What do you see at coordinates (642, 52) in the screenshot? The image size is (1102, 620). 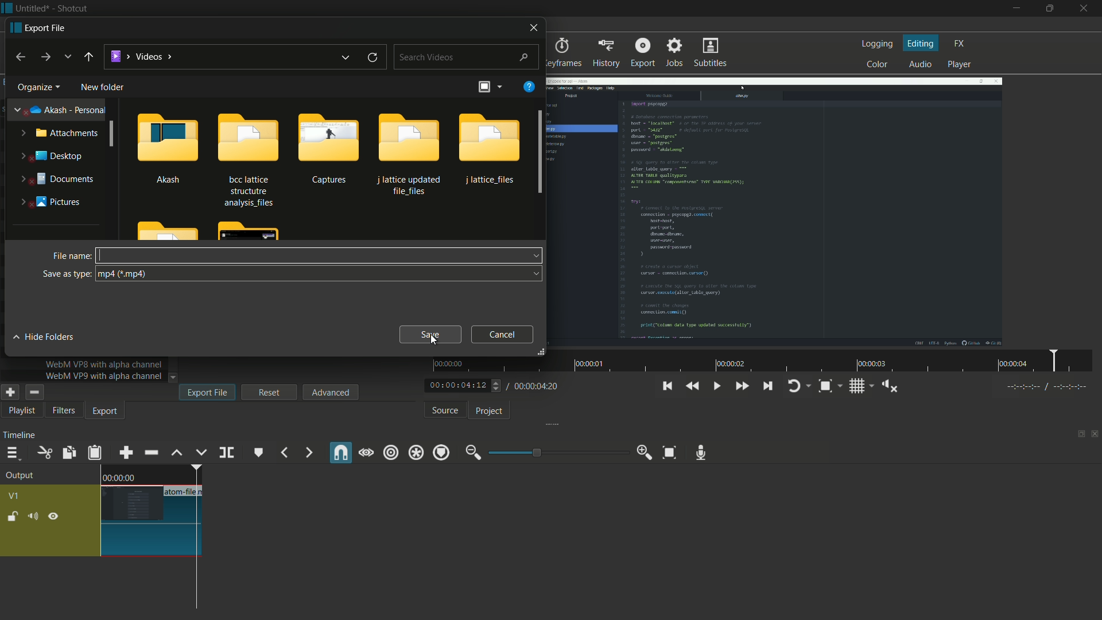 I see `export` at bounding box center [642, 52].